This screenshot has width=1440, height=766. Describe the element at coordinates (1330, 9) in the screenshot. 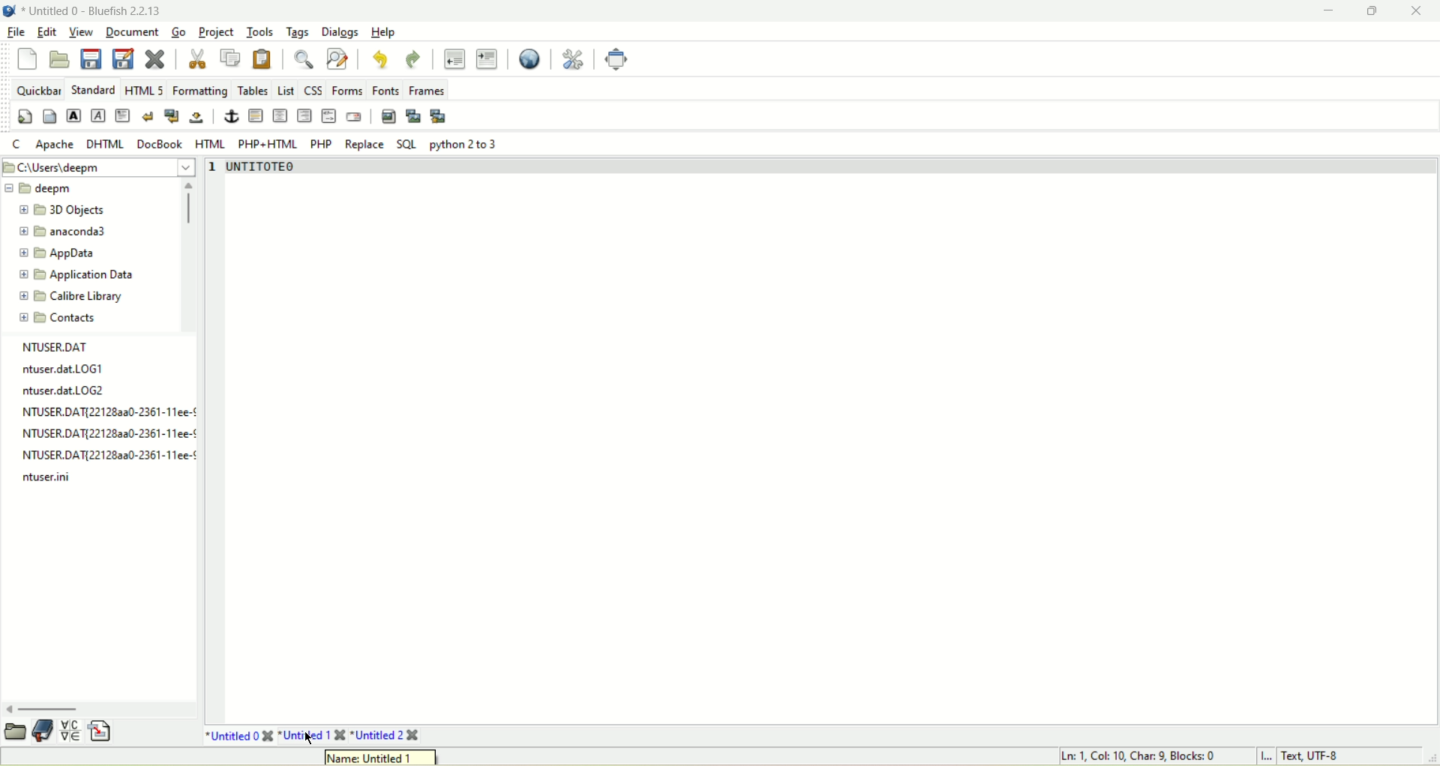

I see `minimize` at that location.